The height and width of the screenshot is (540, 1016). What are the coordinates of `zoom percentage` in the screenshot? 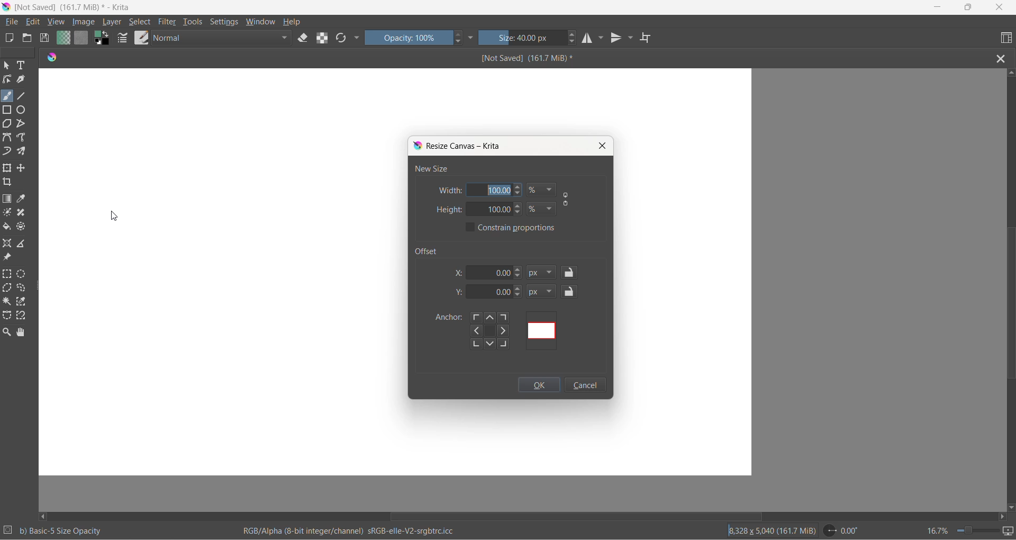 It's located at (937, 529).